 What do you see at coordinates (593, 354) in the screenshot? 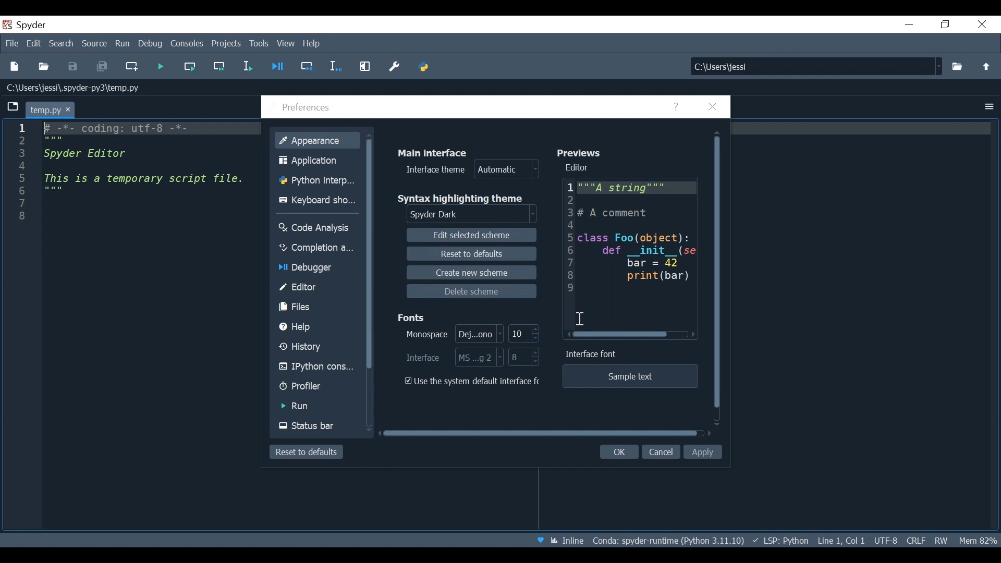
I see `Interface font` at bounding box center [593, 354].